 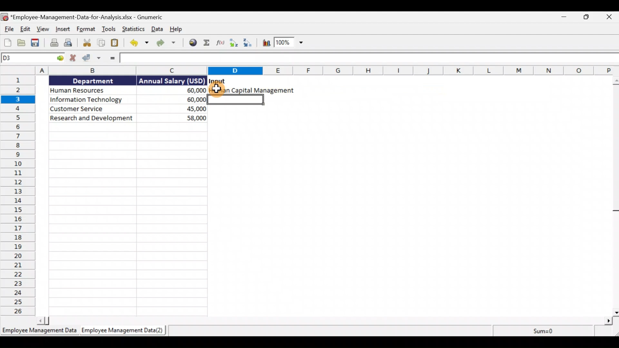 What do you see at coordinates (138, 43) in the screenshot?
I see `Undo last action` at bounding box center [138, 43].